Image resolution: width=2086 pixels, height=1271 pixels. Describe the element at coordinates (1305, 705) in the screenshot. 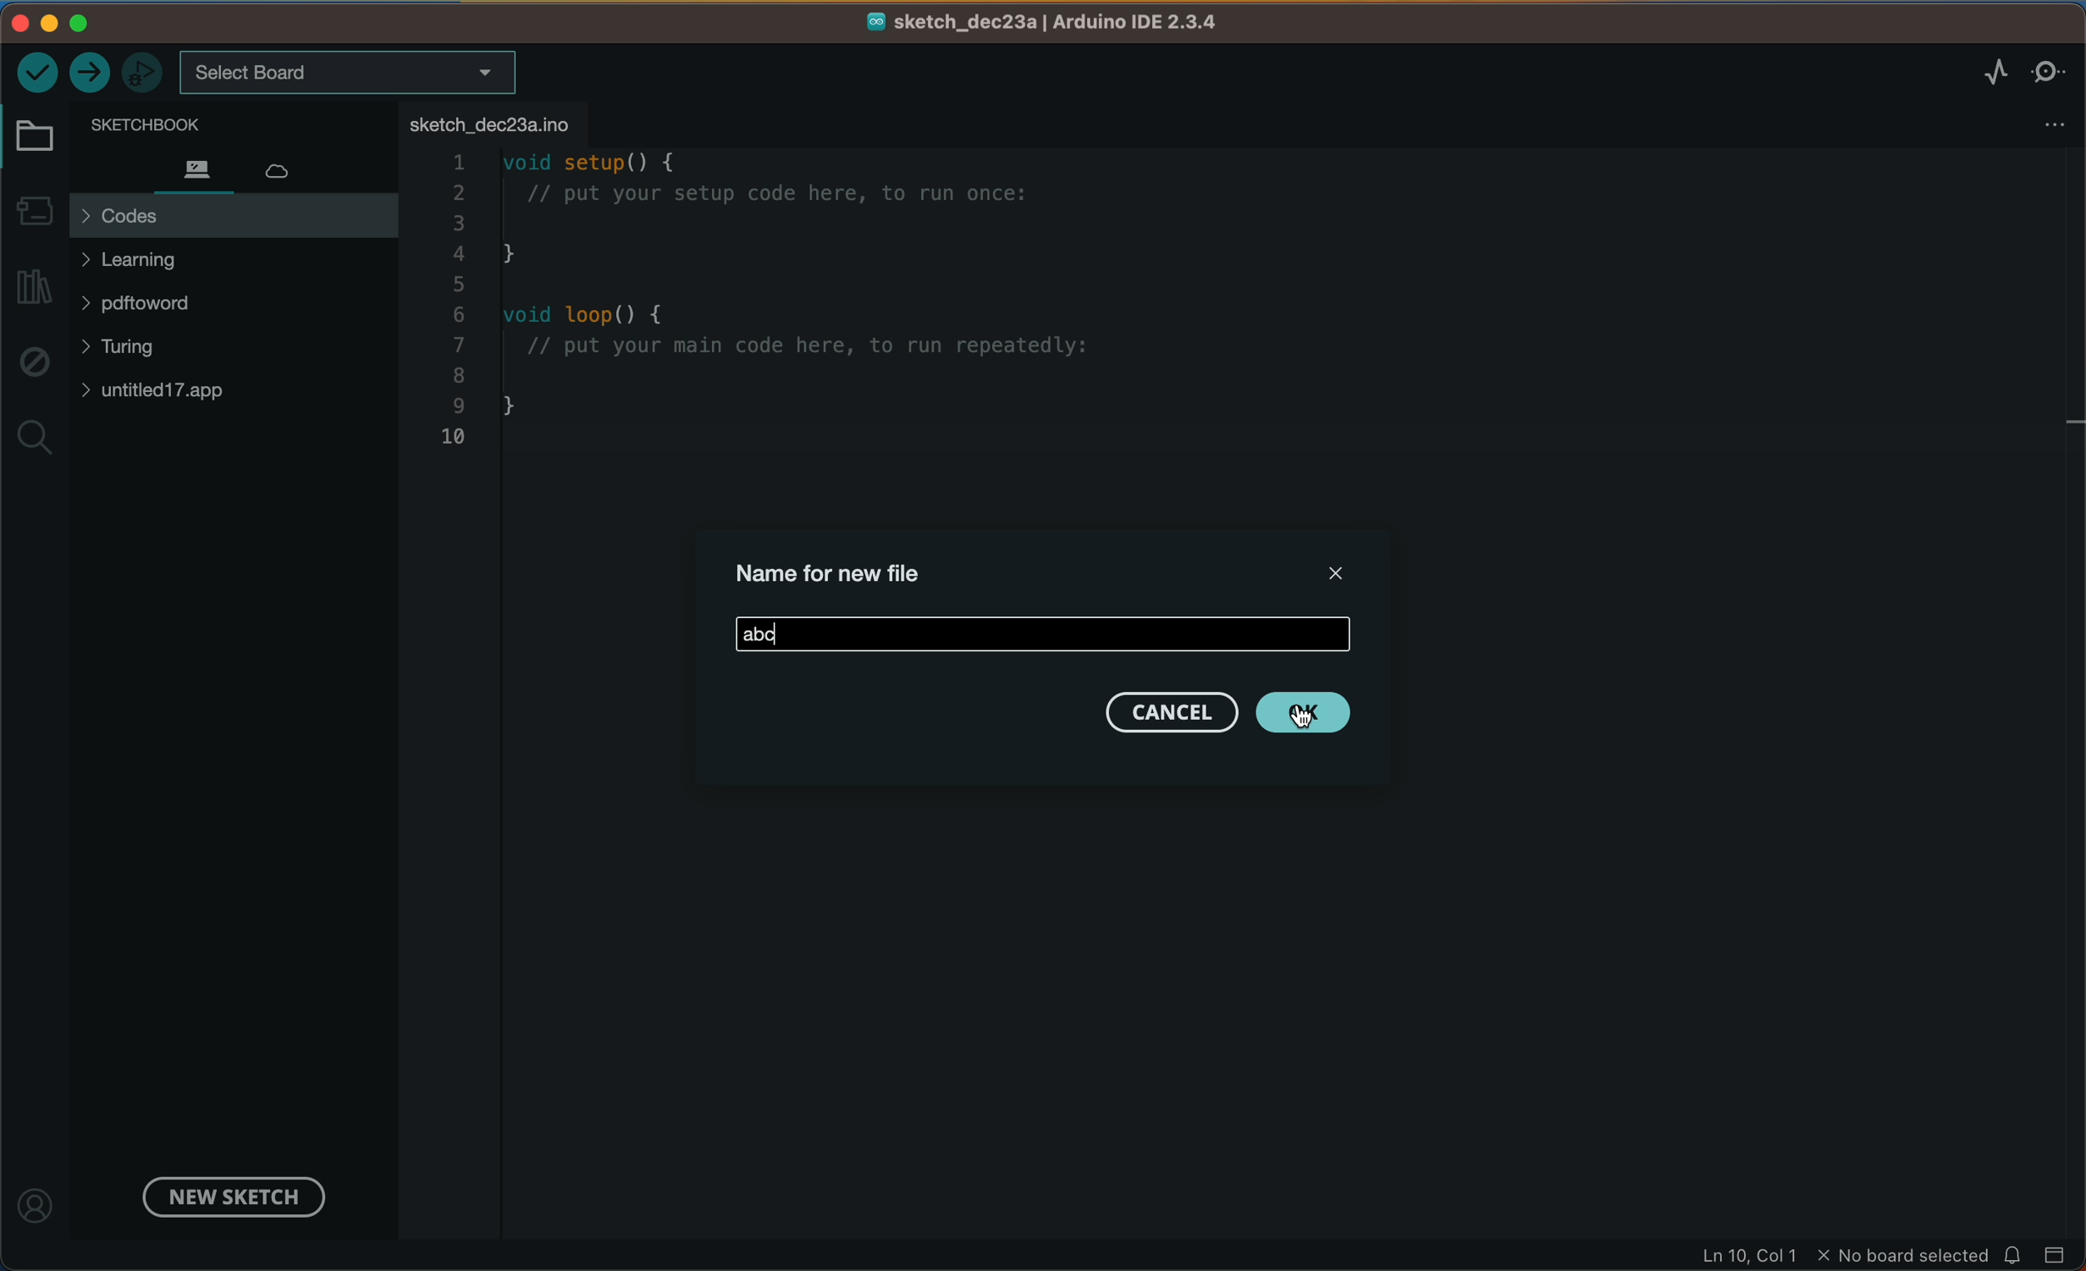

I see `cursor` at that location.